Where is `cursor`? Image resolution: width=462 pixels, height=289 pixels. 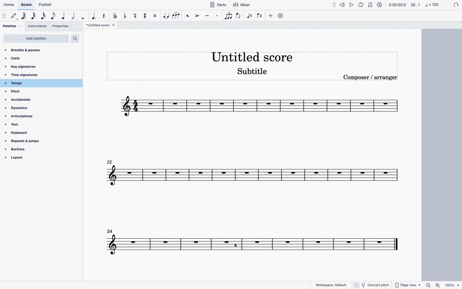 cursor is located at coordinates (235, 245).